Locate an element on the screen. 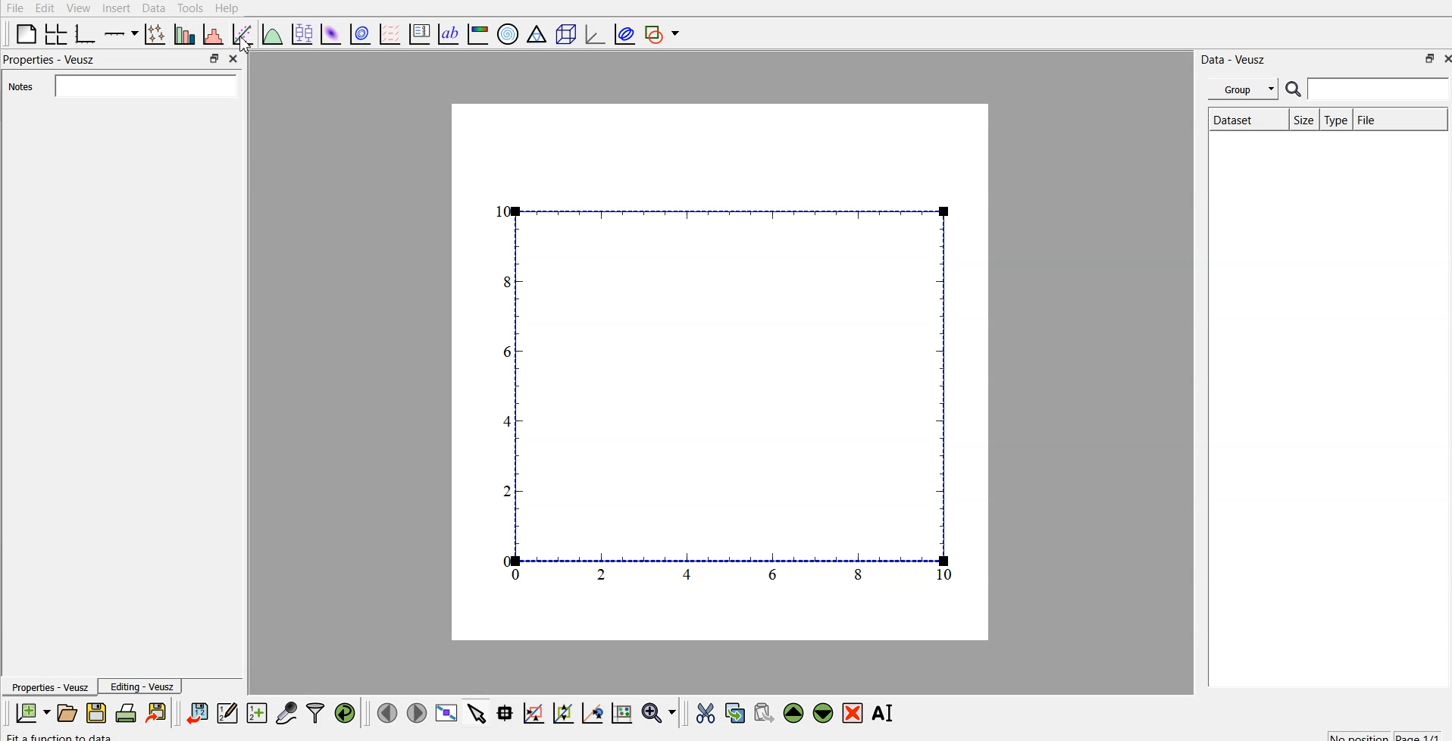 The width and height of the screenshot is (1452, 741). create new datasets is located at coordinates (255, 713).